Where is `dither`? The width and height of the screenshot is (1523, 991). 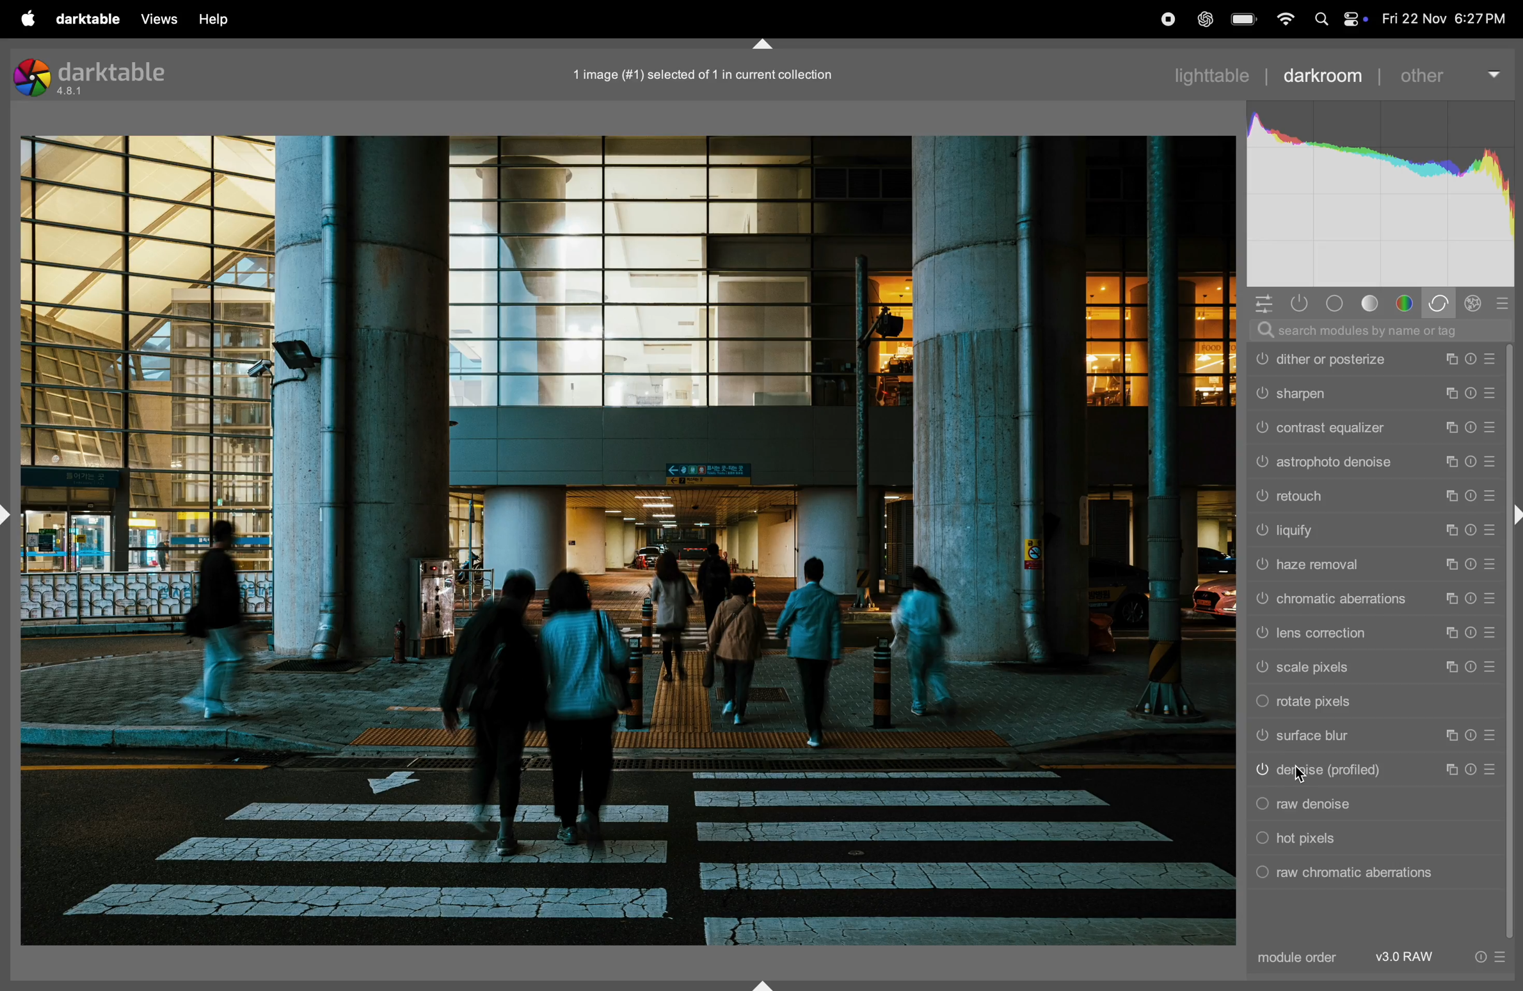 dither is located at coordinates (1375, 361).